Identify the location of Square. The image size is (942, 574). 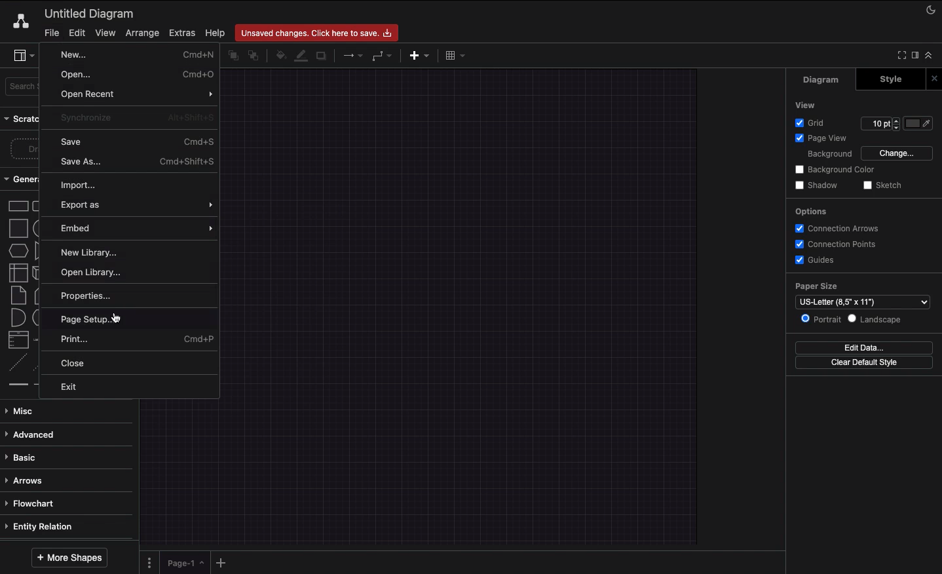
(17, 228).